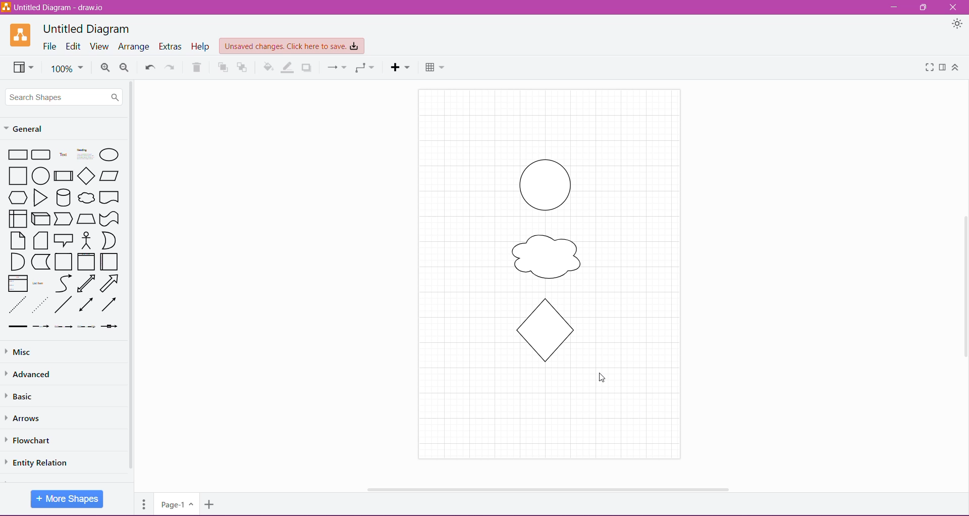  I want to click on Cursor , so click(602, 378).